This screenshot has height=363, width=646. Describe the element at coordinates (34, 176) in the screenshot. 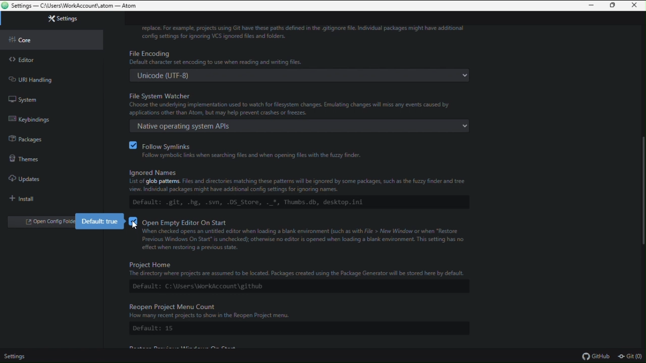

I see `Updates` at that location.